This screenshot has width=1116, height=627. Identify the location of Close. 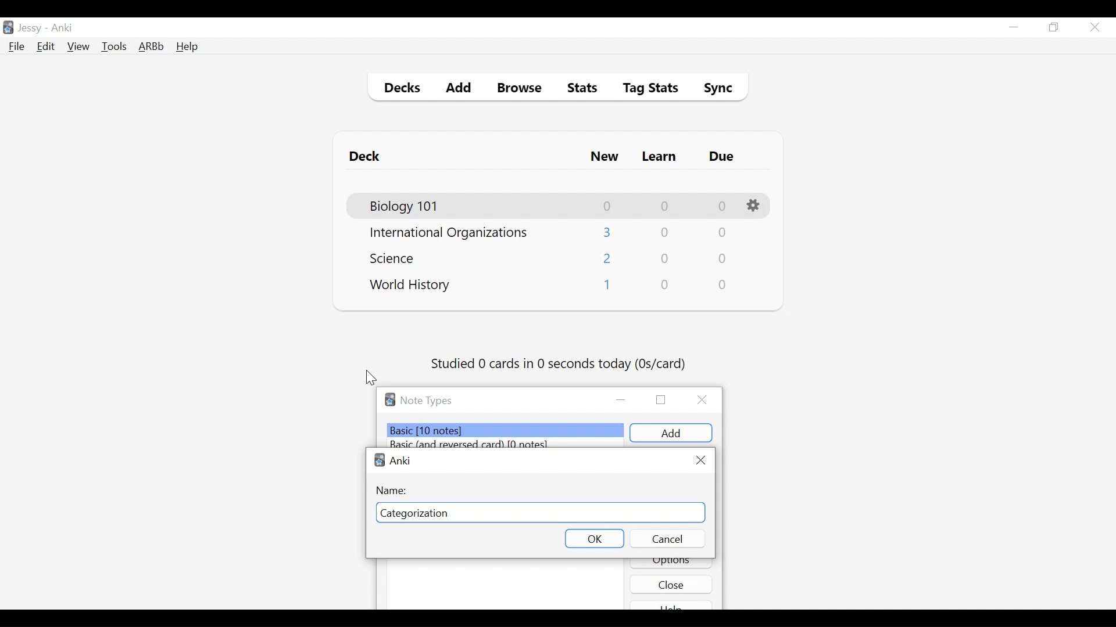
(705, 400).